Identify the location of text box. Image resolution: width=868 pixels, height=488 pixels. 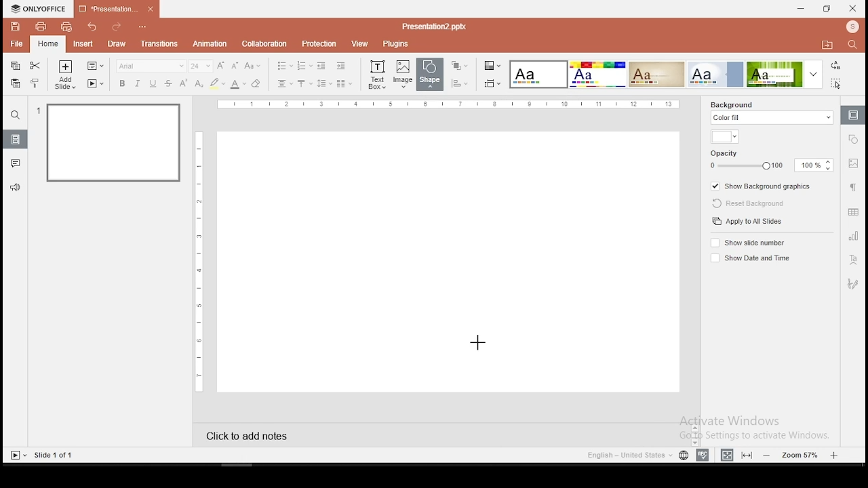
(376, 74).